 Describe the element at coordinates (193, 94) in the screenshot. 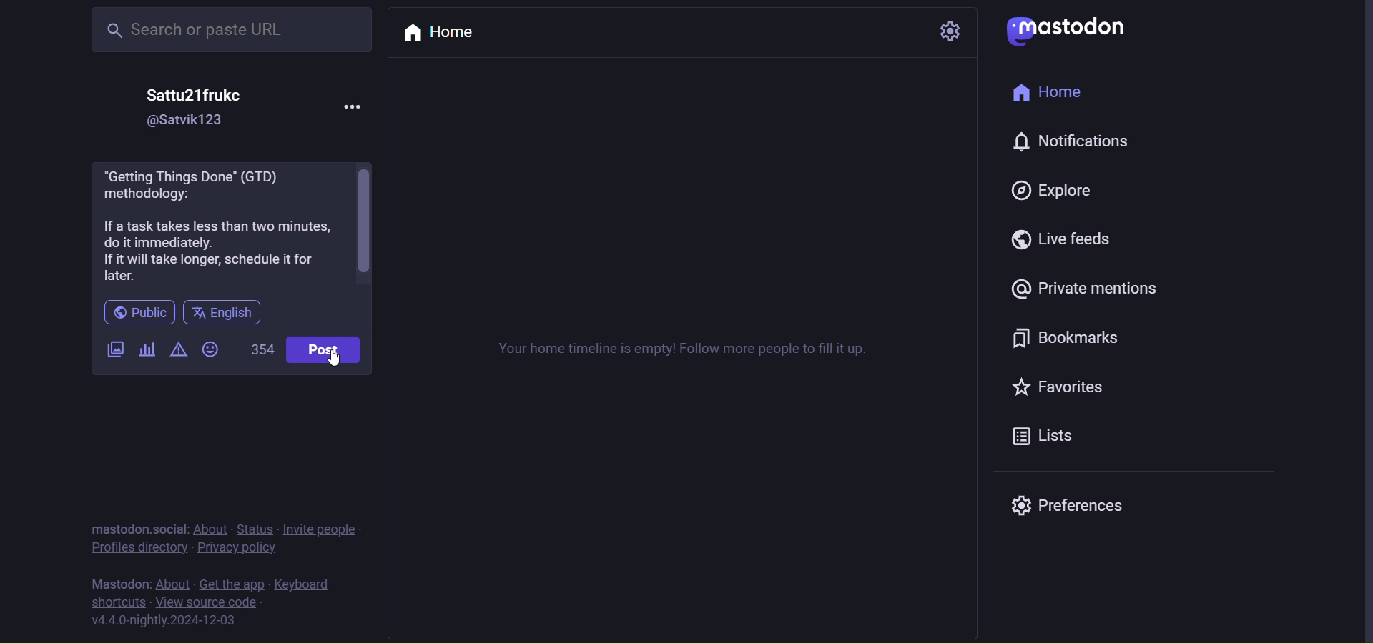

I see `name` at that location.